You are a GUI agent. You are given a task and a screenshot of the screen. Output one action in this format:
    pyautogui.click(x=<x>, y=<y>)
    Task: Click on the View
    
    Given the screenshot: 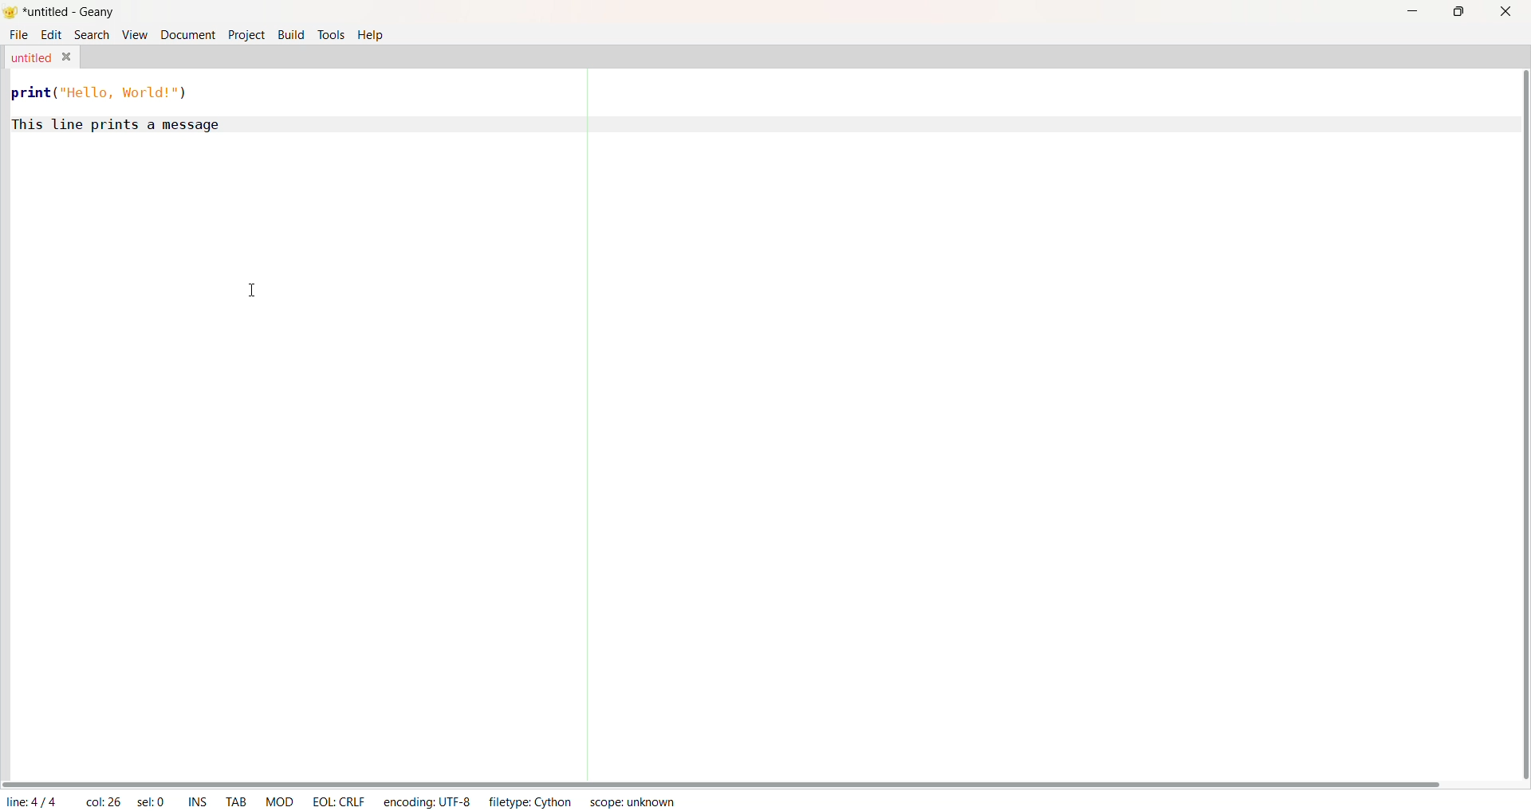 What is the action you would take?
    pyautogui.click(x=132, y=34)
    